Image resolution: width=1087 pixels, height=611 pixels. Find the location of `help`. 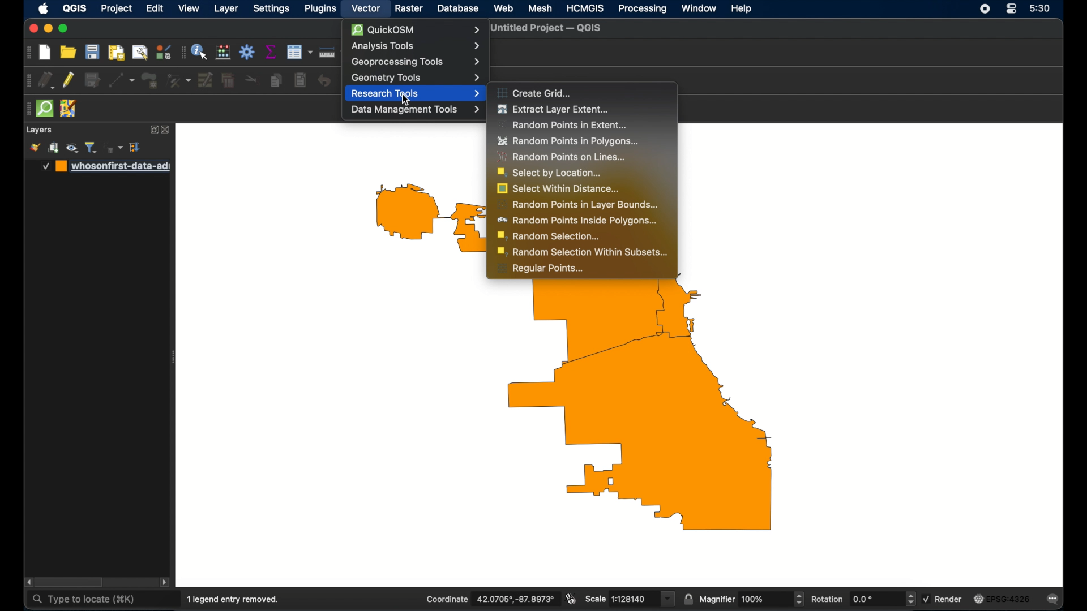

help is located at coordinates (742, 9).